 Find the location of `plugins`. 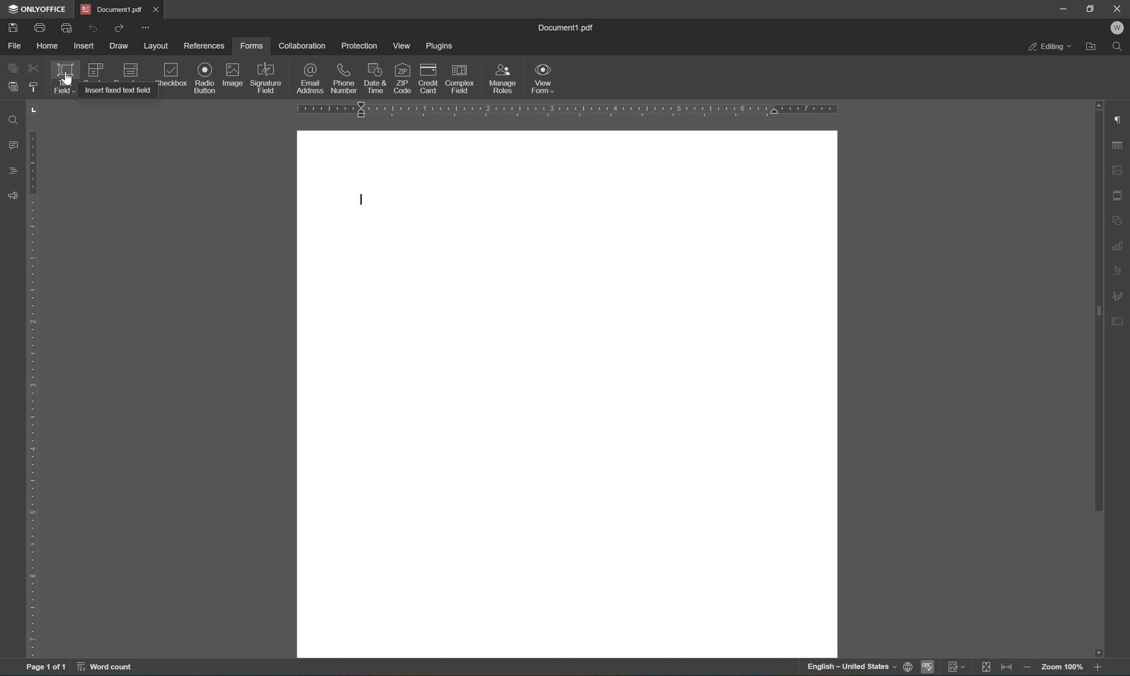

plugins is located at coordinates (439, 46).